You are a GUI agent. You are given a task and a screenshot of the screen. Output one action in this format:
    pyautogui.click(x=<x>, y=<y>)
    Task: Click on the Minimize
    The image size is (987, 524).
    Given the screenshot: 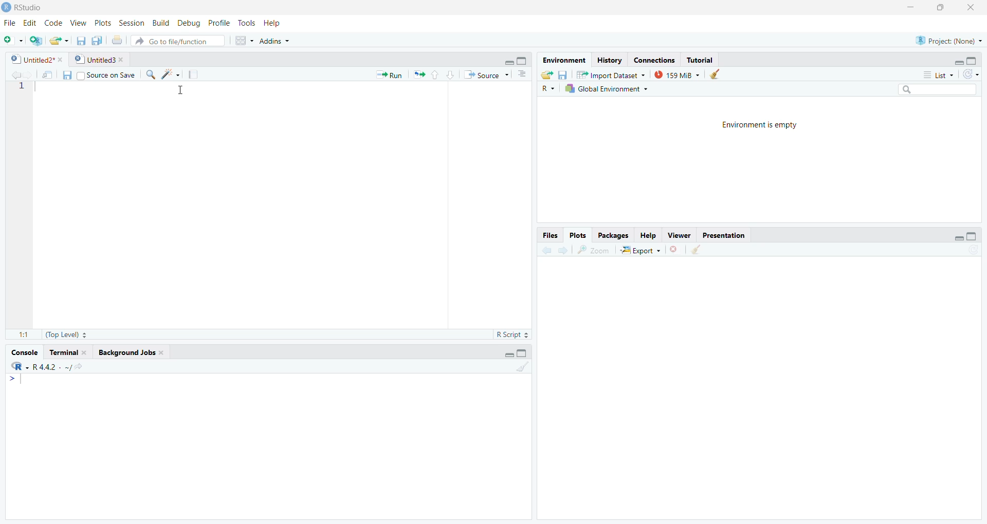 What is the action you would take?
    pyautogui.click(x=509, y=61)
    